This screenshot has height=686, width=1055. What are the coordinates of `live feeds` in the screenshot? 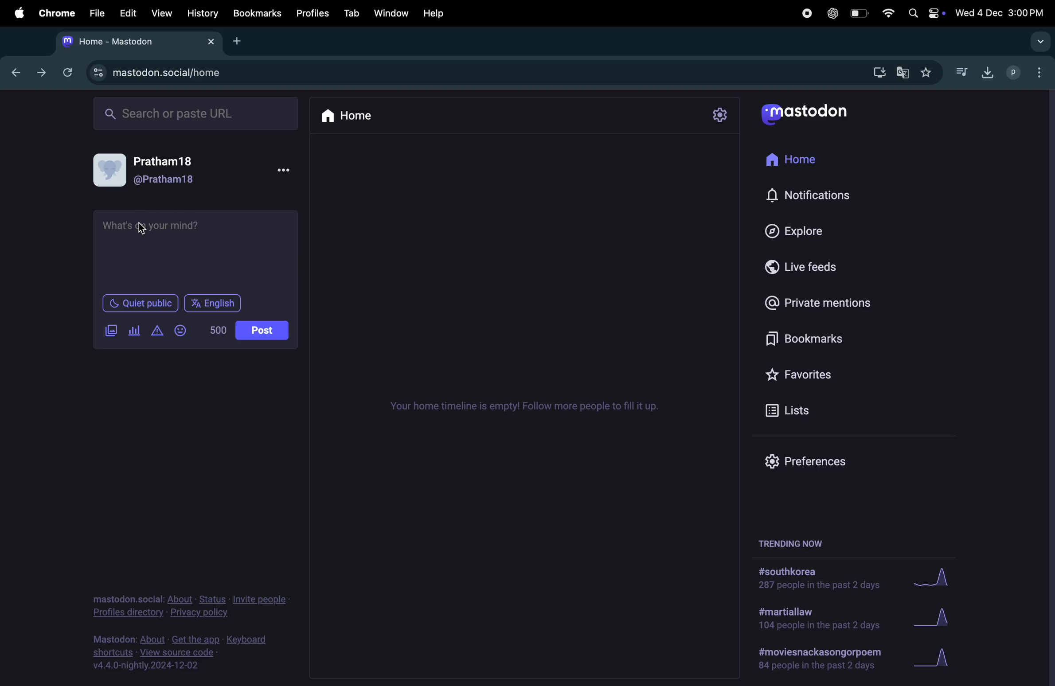 It's located at (810, 265).